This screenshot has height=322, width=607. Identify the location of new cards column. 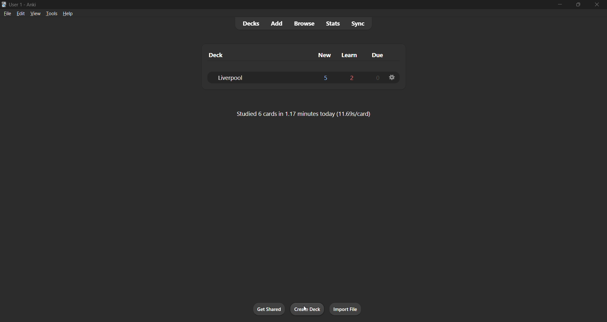
(324, 56).